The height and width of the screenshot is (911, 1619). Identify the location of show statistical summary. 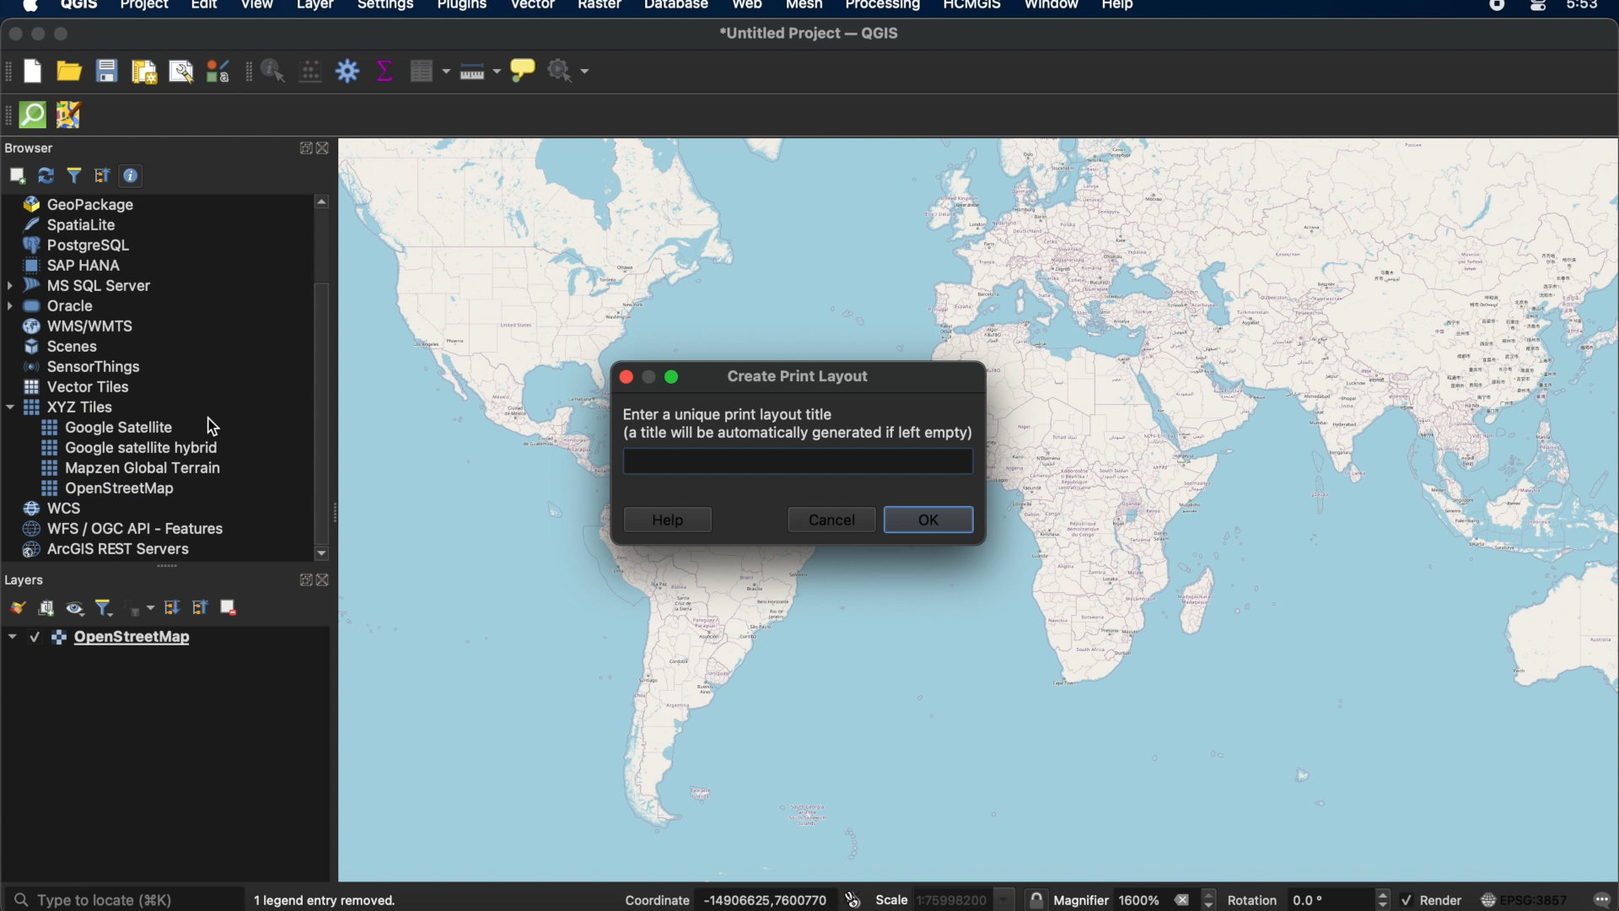
(384, 68).